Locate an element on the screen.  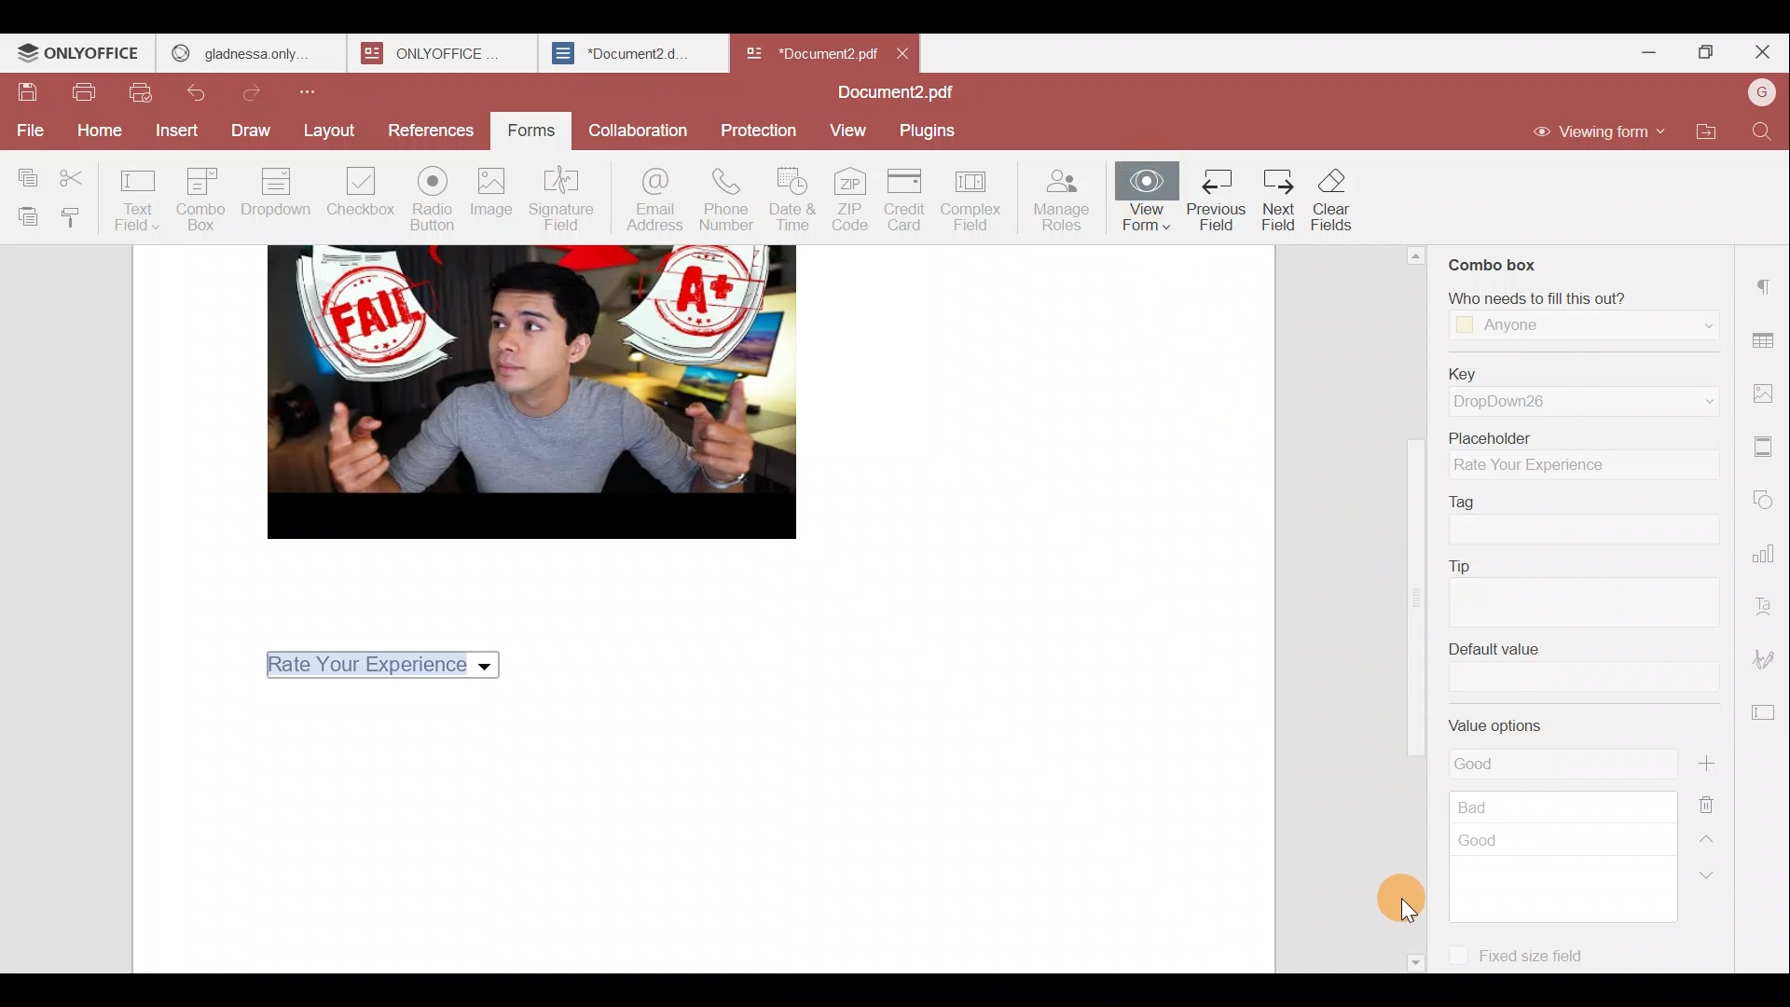
Signature field is located at coordinates (561, 198).